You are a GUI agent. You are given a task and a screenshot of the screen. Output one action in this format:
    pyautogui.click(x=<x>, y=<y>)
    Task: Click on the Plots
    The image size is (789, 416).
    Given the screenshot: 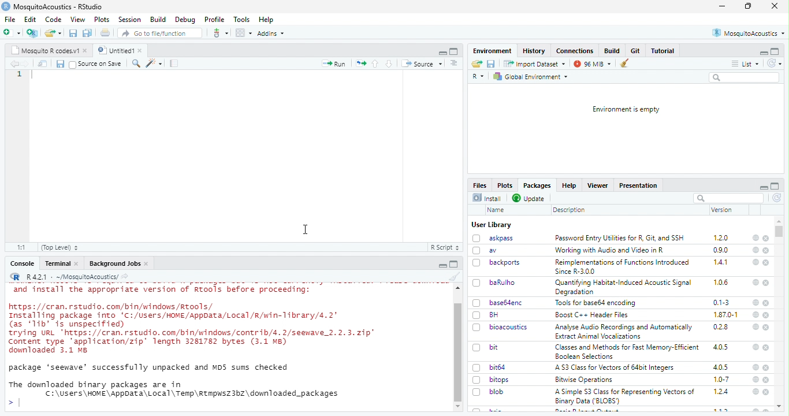 What is the action you would take?
    pyautogui.click(x=103, y=20)
    